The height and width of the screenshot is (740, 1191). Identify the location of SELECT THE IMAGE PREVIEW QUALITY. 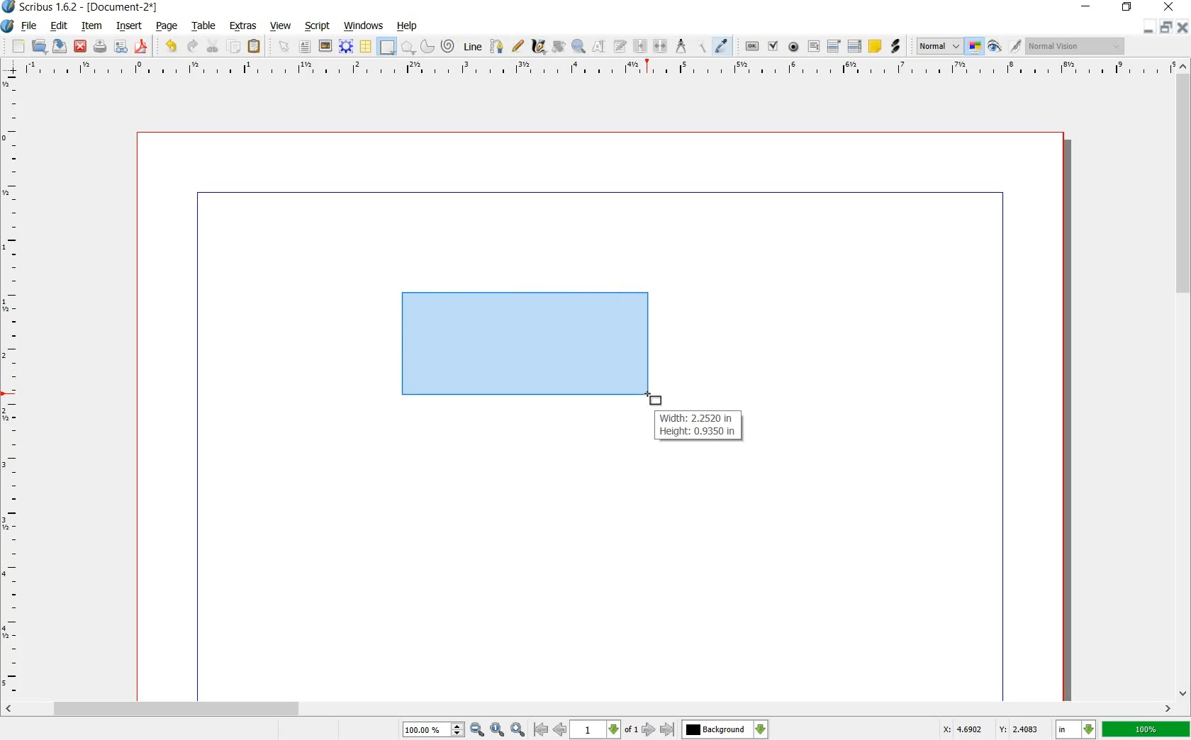
(936, 46).